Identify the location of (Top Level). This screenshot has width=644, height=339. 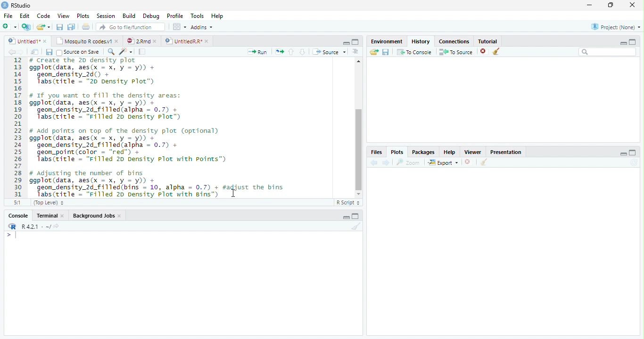
(48, 203).